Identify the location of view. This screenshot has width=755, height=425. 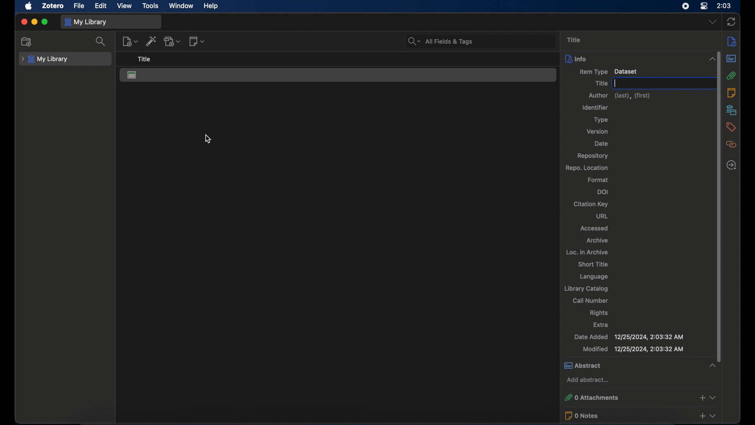
(125, 6).